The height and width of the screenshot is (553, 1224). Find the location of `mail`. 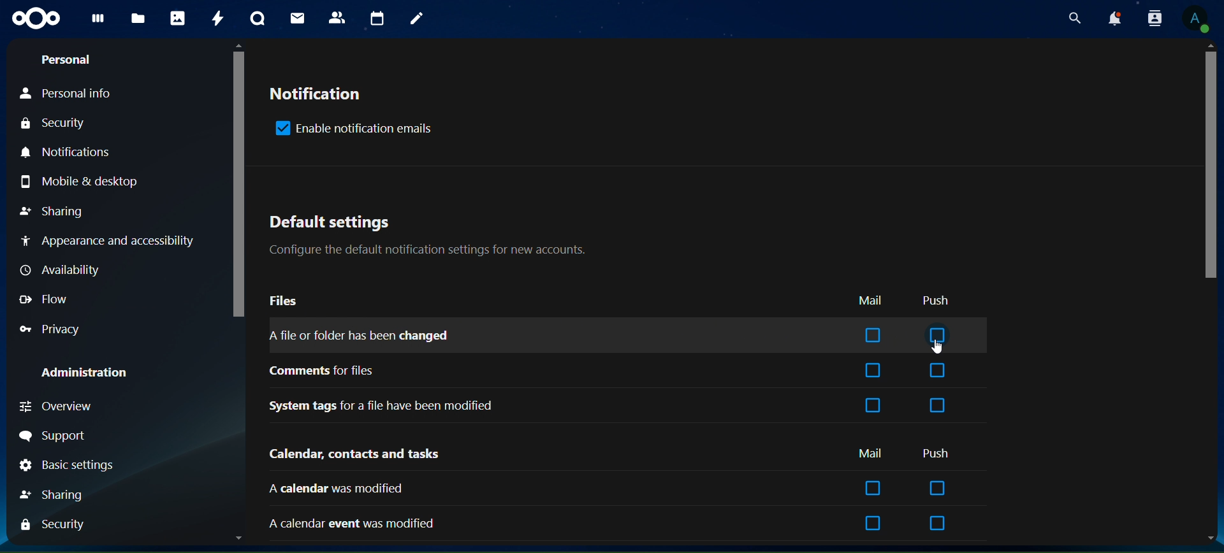

mail is located at coordinates (870, 301).